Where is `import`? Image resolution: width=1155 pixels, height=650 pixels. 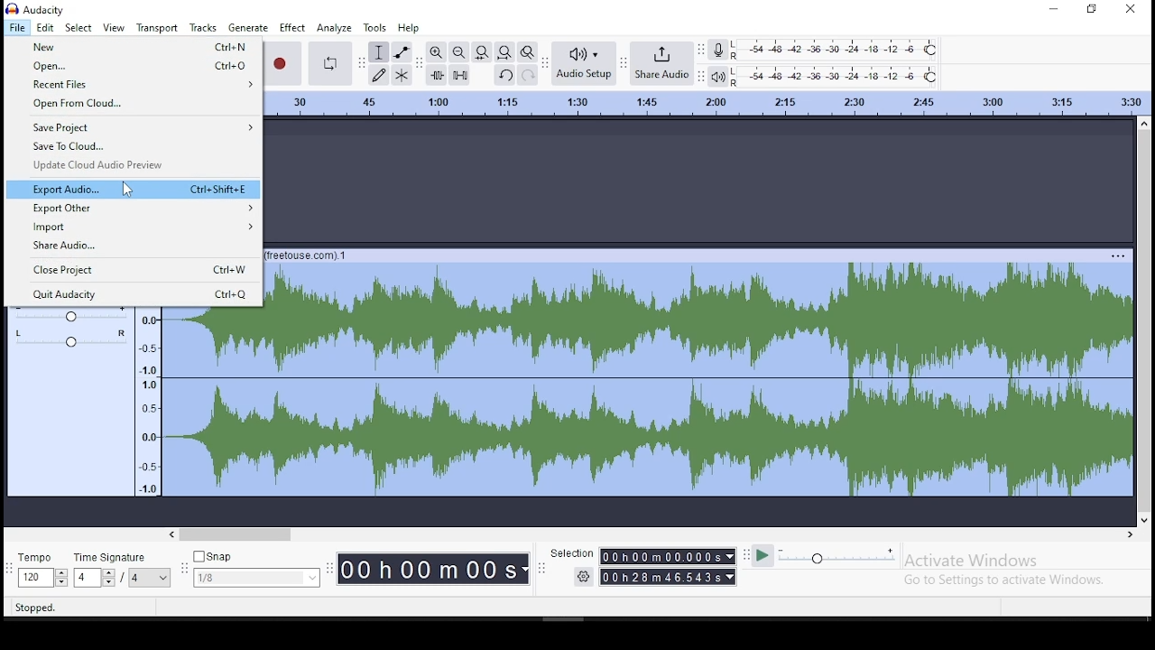
import is located at coordinates (135, 228).